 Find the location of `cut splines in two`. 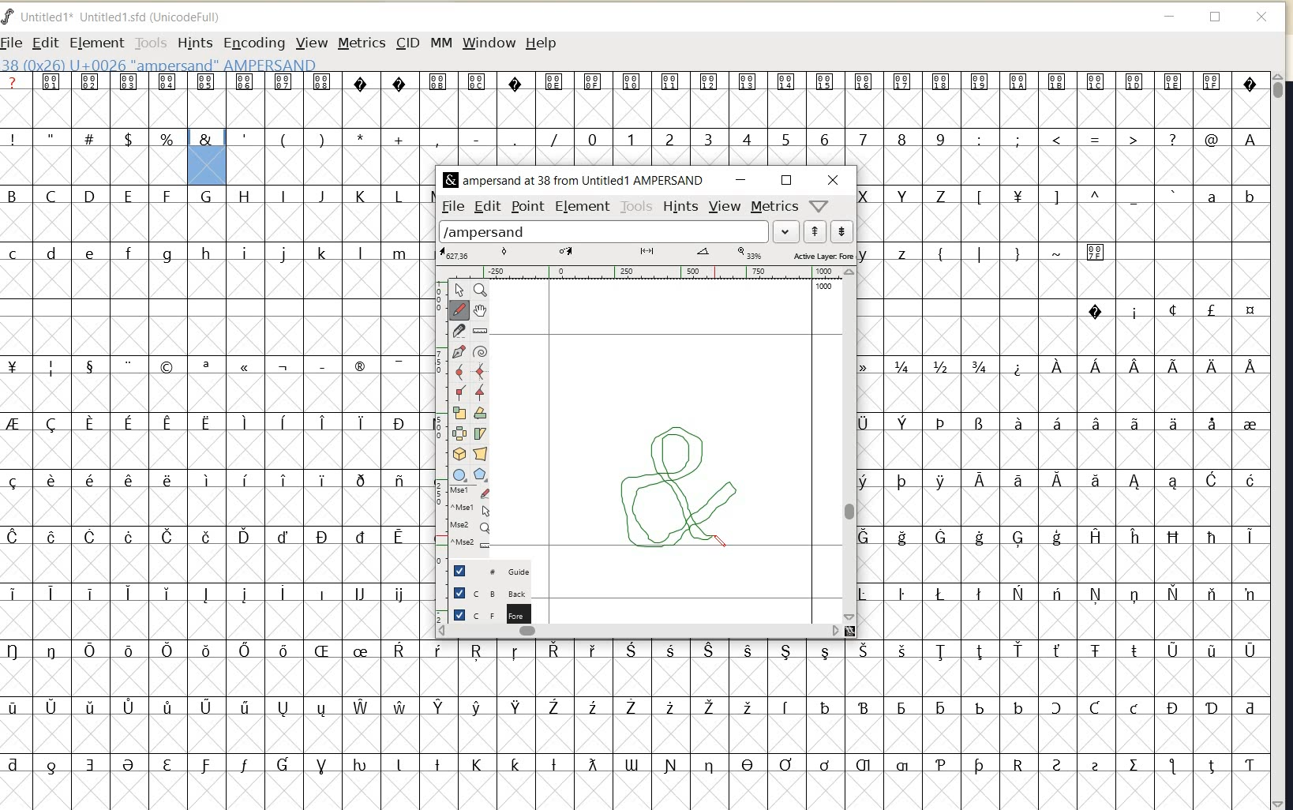

cut splines in two is located at coordinates (458, 331).